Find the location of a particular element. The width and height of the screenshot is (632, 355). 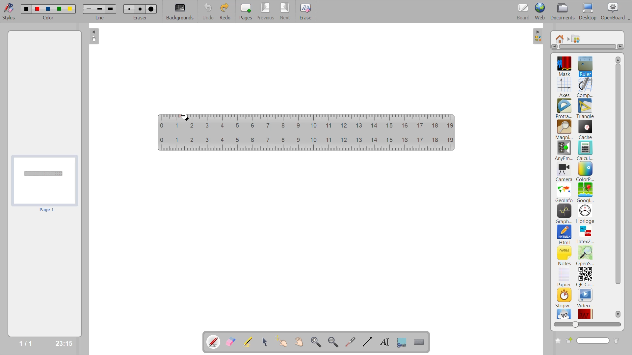

html is located at coordinates (565, 235).